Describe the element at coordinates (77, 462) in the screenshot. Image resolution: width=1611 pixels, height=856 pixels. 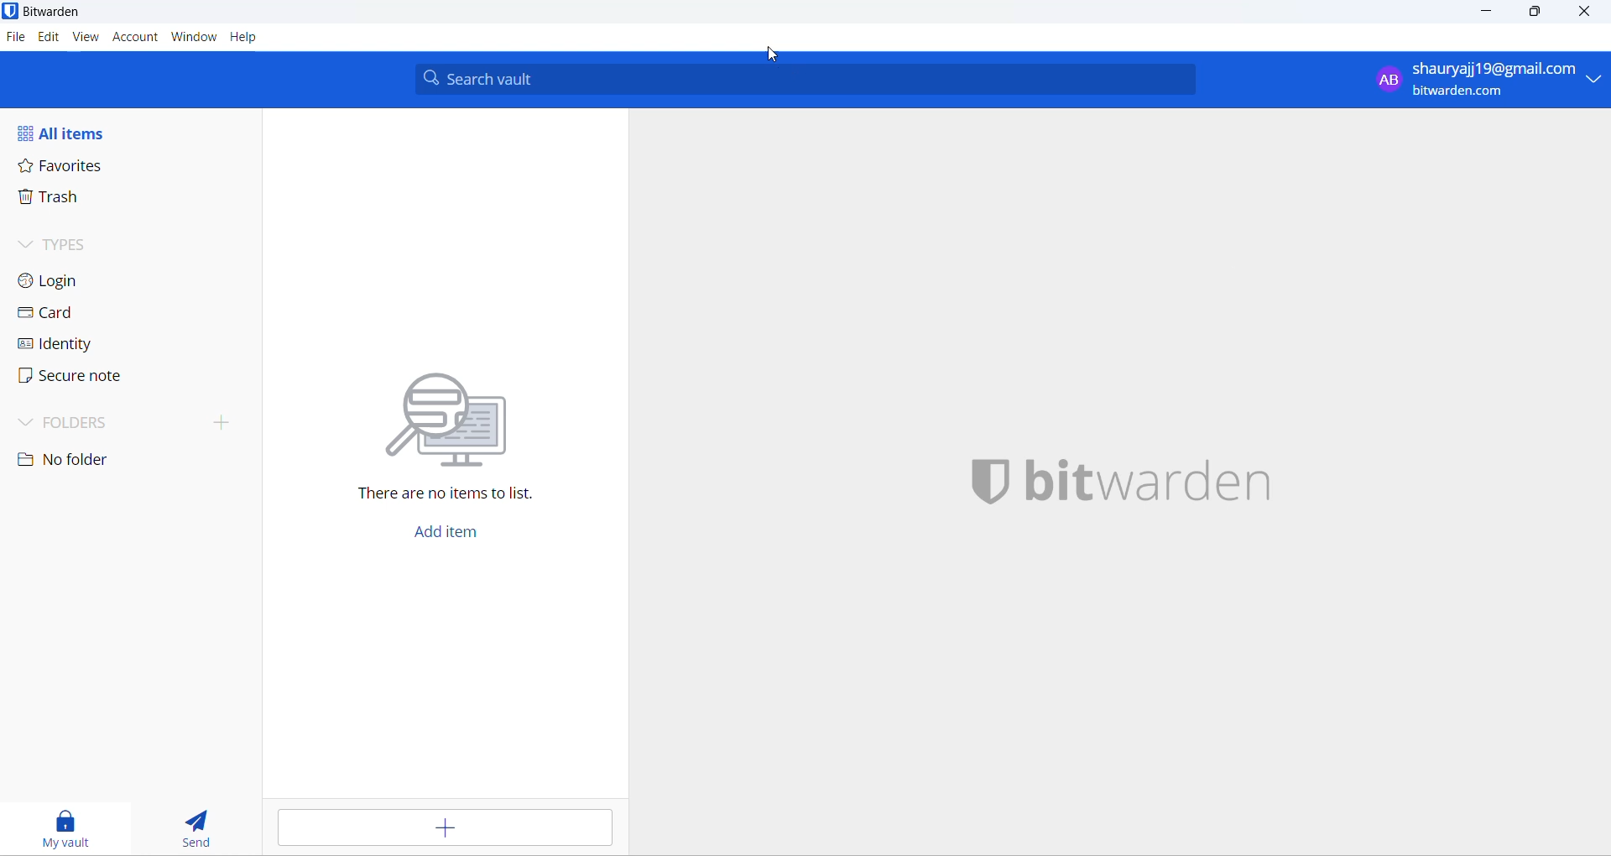
I see `no folder` at that location.